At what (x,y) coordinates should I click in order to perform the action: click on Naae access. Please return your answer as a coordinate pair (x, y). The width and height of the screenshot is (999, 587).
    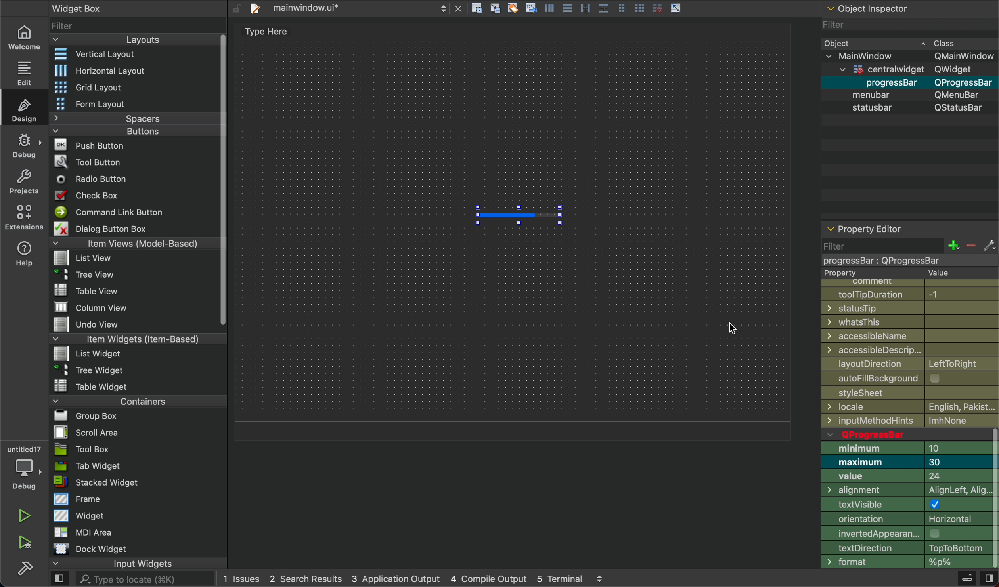
    Looking at the image, I should click on (910, 336).